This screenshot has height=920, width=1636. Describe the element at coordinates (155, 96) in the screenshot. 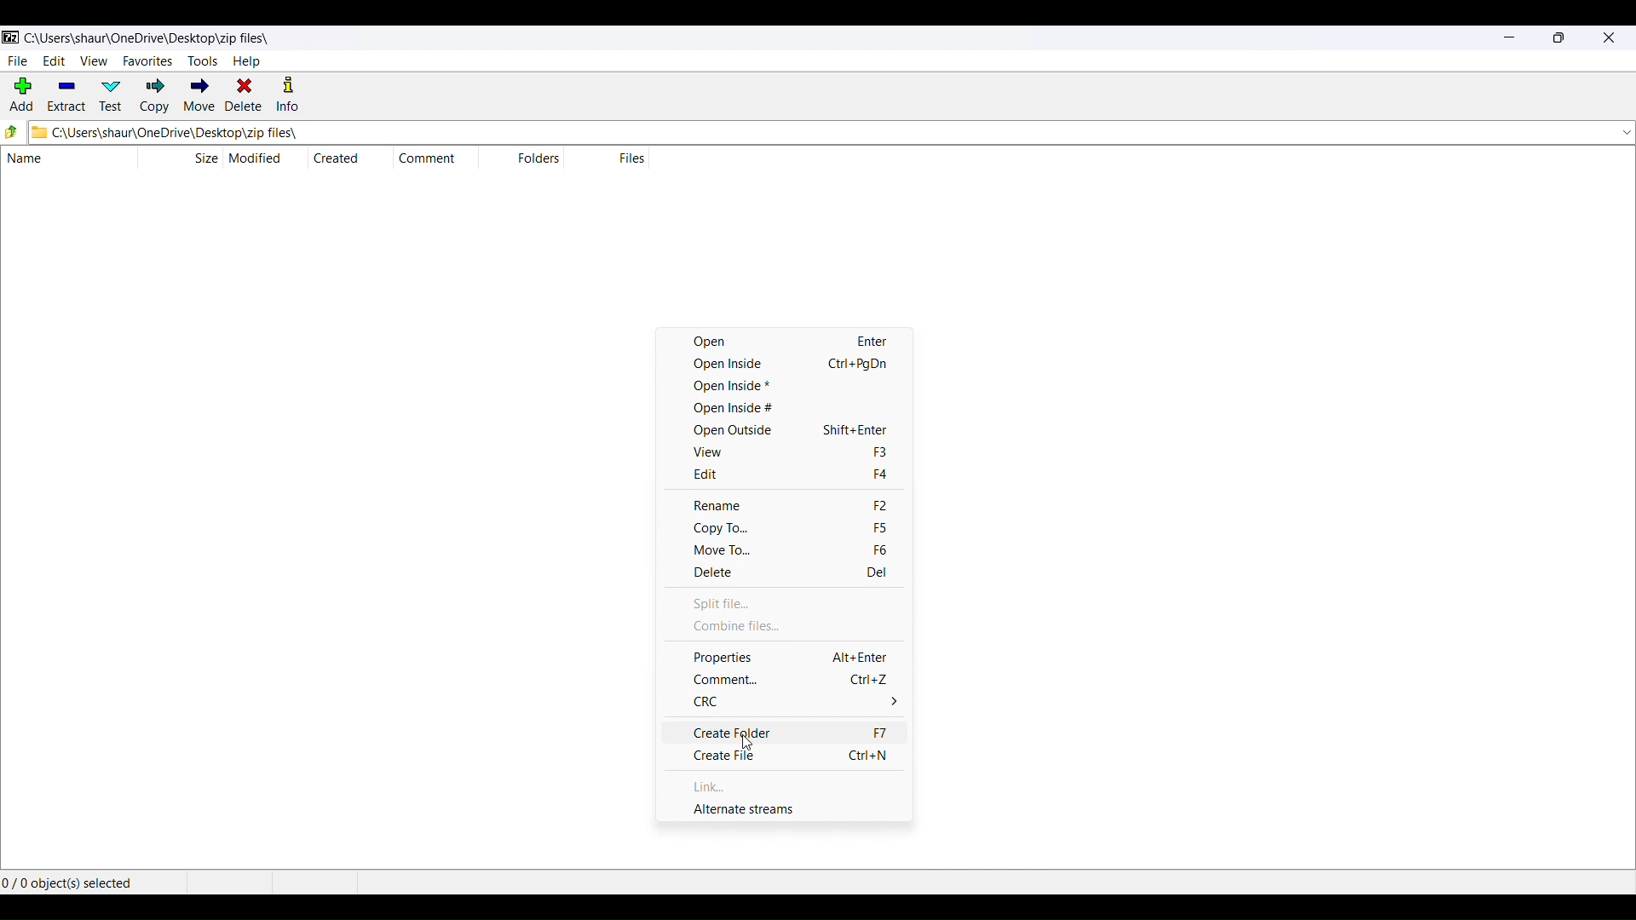

I see `COPY` at that location.